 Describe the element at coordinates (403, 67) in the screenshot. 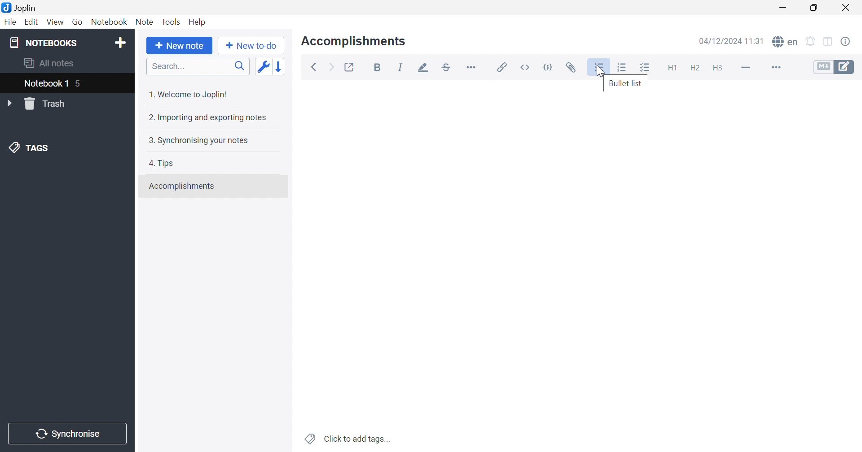

I see `Italic` at that location.